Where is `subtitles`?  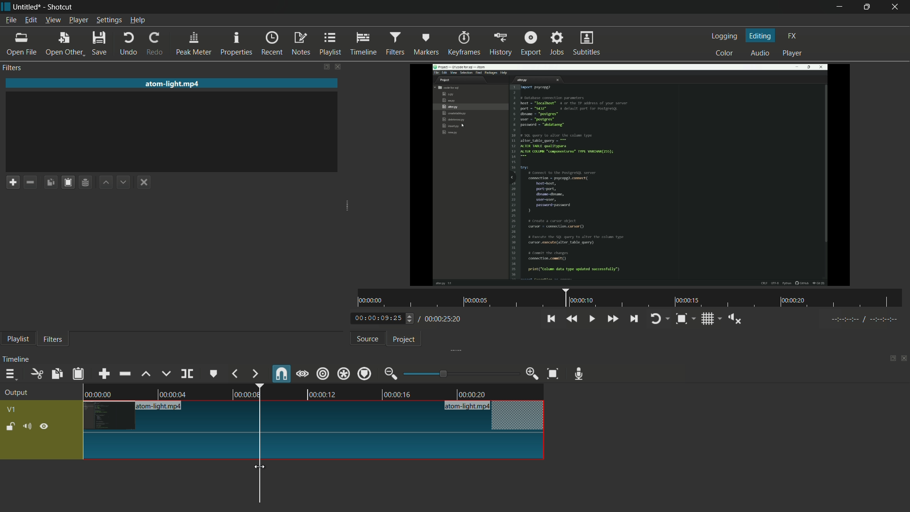 subtitles is located at coordinates (588, 44).